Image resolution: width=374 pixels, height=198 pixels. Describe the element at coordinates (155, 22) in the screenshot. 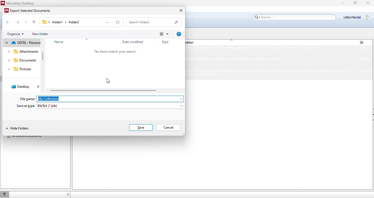

I see `search` at that location.